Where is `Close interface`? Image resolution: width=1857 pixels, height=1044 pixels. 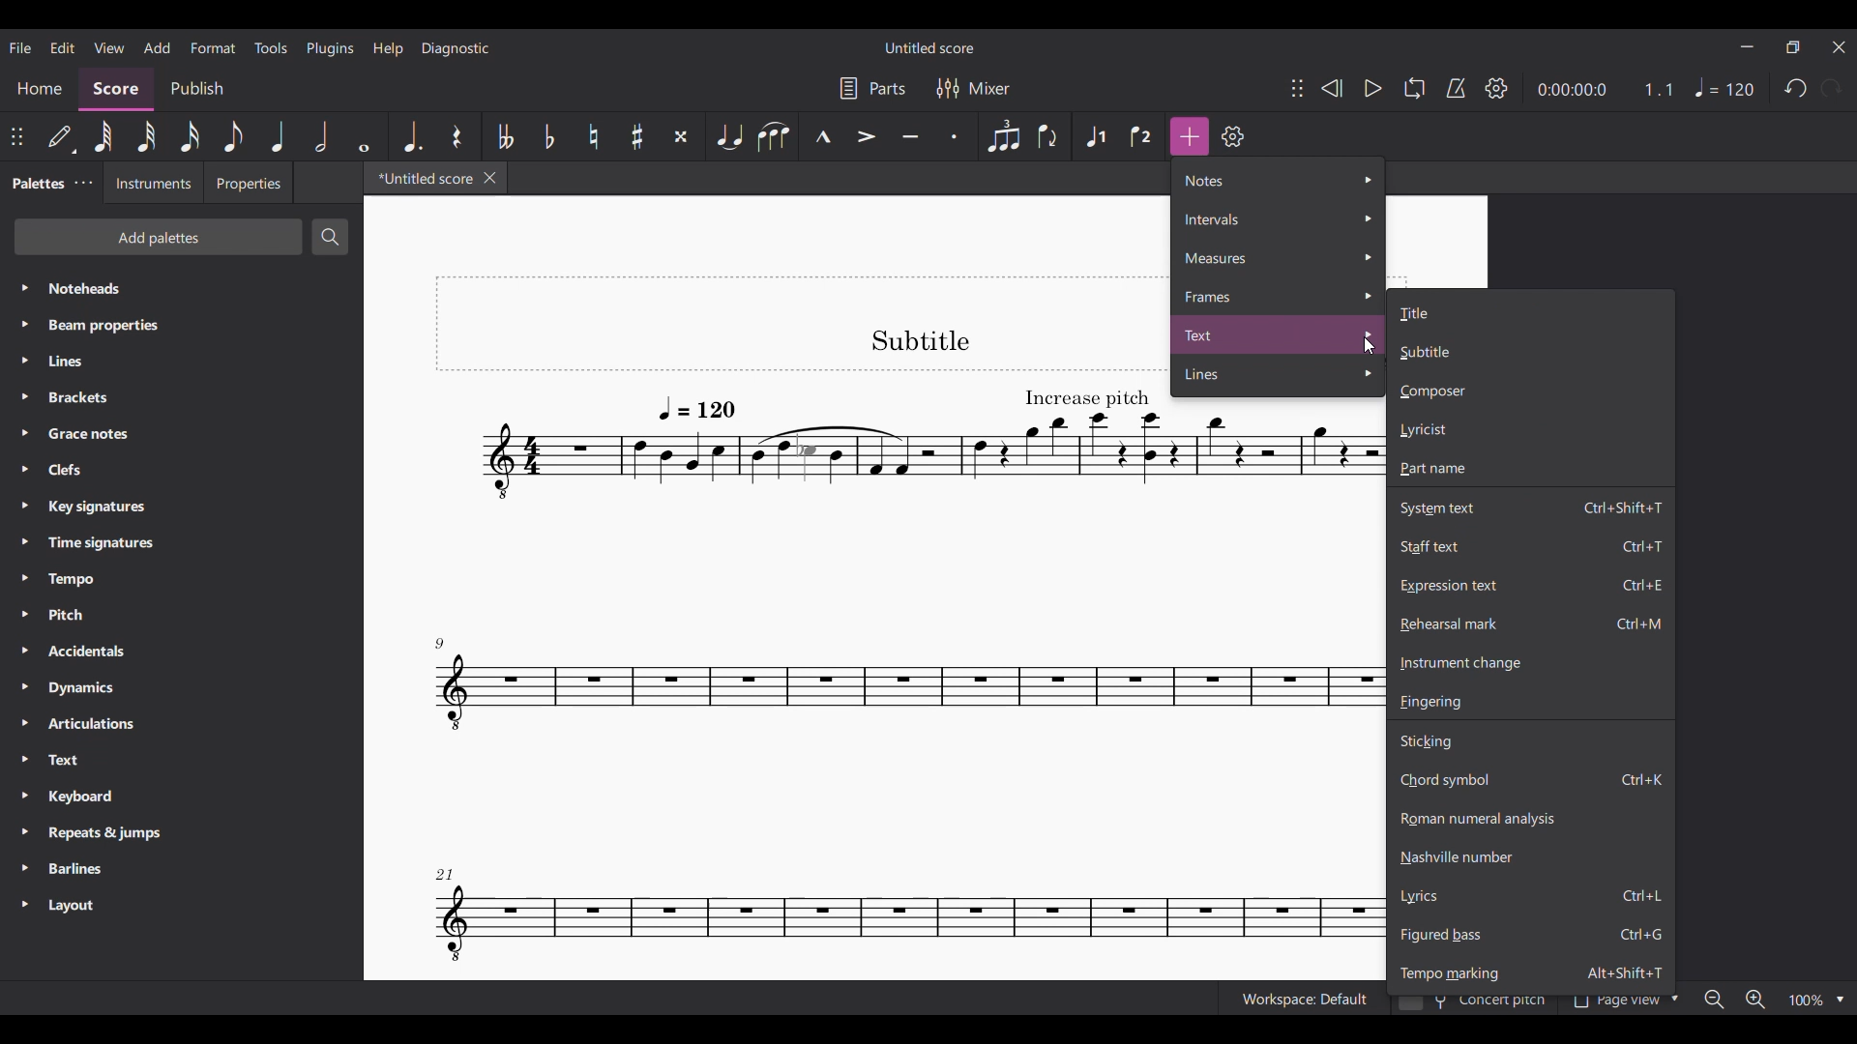
Close interface is located at coordinates (1841, 47).